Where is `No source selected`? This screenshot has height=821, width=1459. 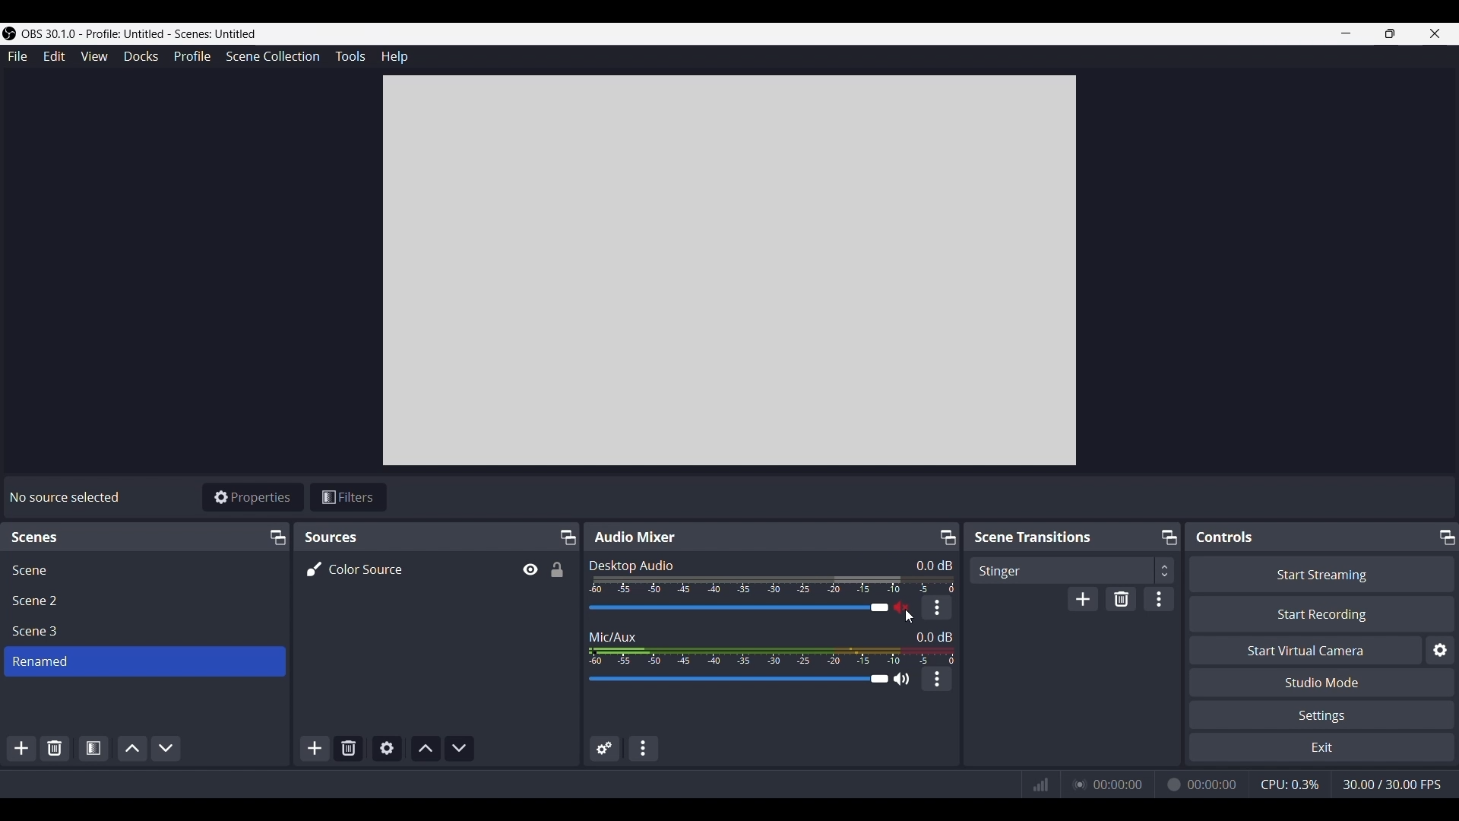
No source selected is located at coordinates (68, 494).